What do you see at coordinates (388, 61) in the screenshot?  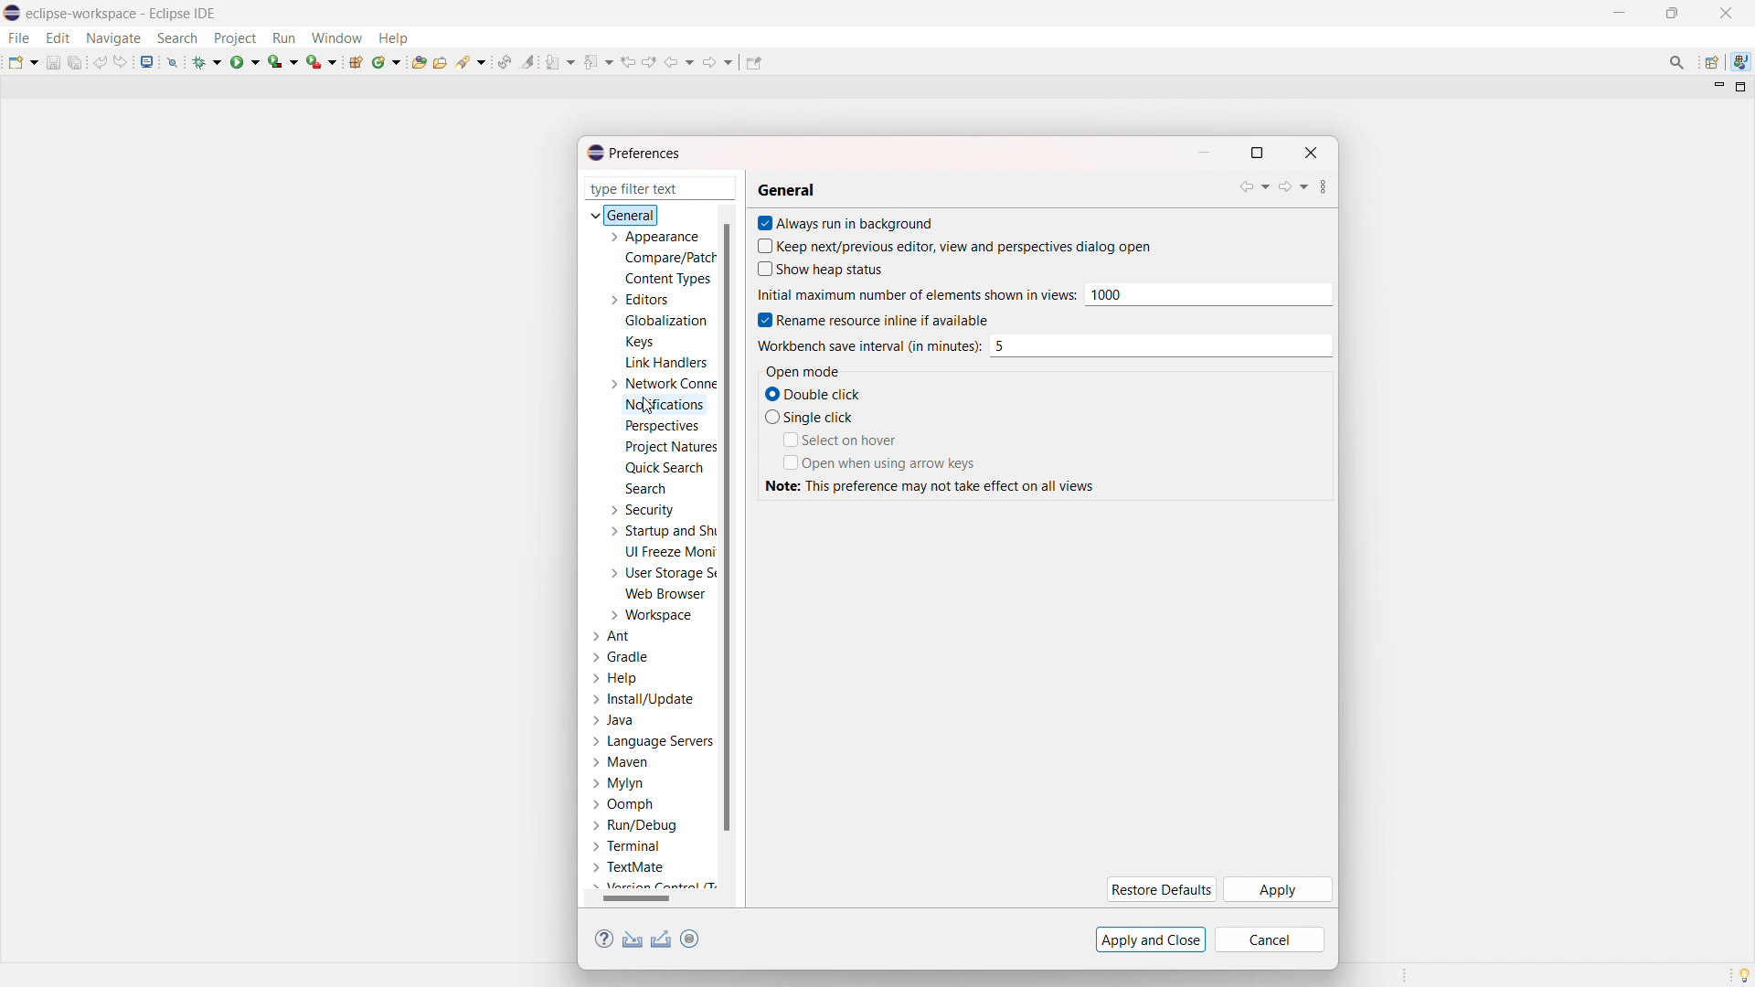 I see `new java class` at bounding box center [388, 61].